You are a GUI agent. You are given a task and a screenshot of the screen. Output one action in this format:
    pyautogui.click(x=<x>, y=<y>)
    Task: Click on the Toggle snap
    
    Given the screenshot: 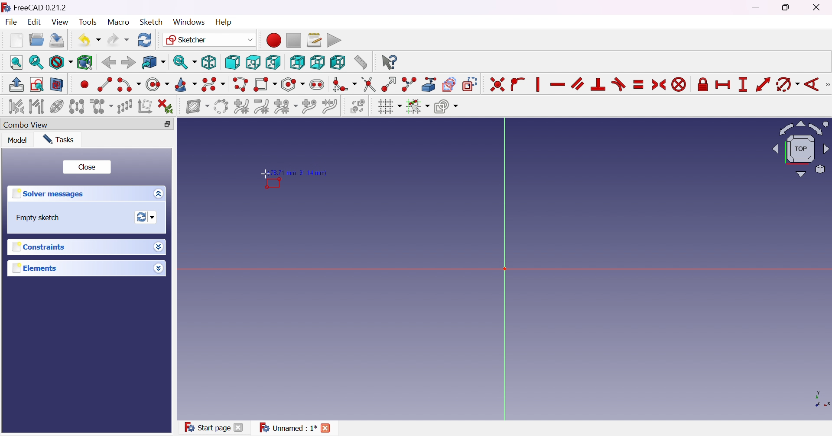 What is the action you would take?
    pyautogui.click(x=417, y=106)
    